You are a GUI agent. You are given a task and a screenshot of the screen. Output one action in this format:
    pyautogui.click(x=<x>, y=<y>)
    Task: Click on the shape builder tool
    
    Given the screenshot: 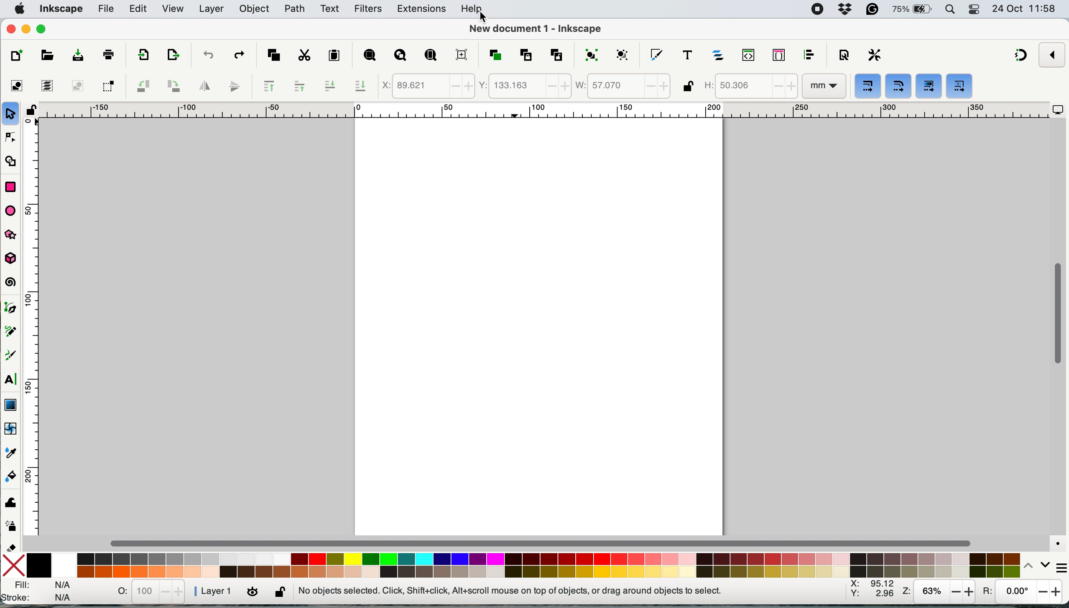 What is the action you would take?
    pyautogui.click(x=12, y=162)
    